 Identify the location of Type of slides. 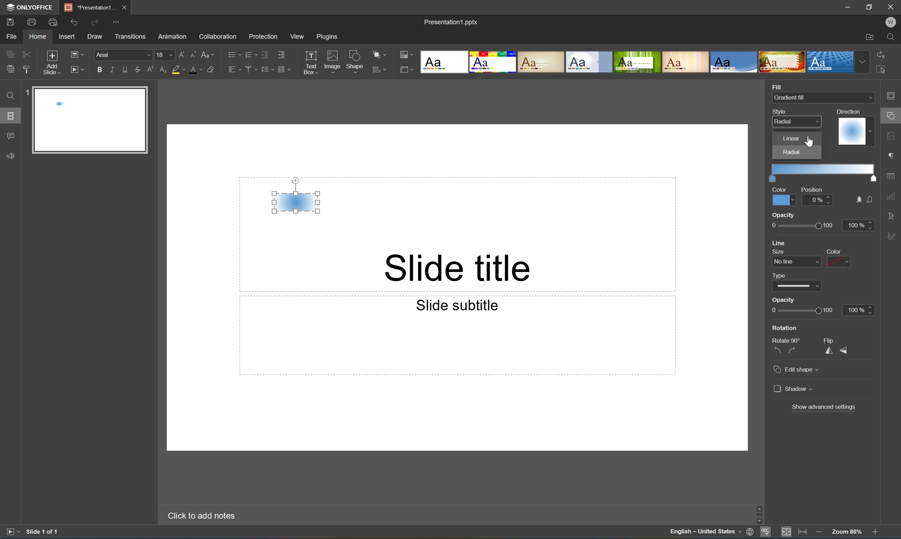
(637, 62).